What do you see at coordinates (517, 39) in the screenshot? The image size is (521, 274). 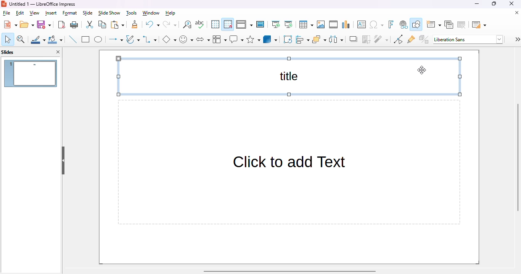 I see `settings` at bounding box center [517, 39].